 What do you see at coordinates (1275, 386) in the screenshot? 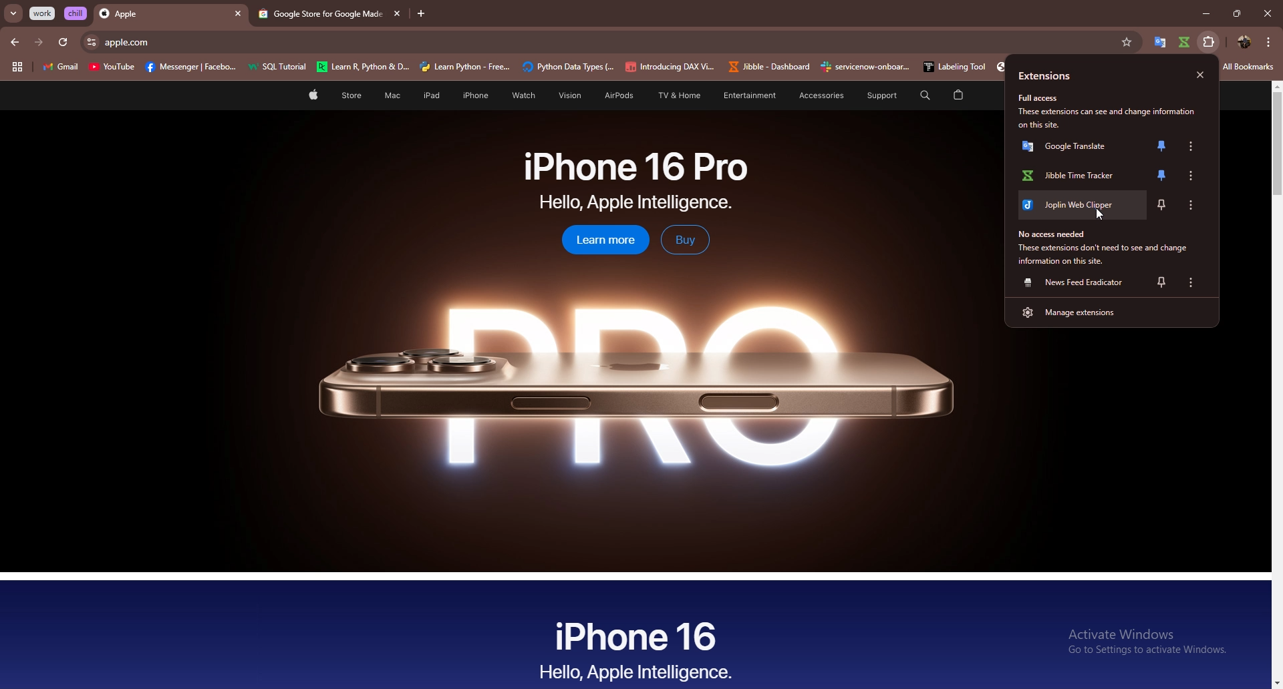
I see `scroll bar` at bounding box center [1275, 386].